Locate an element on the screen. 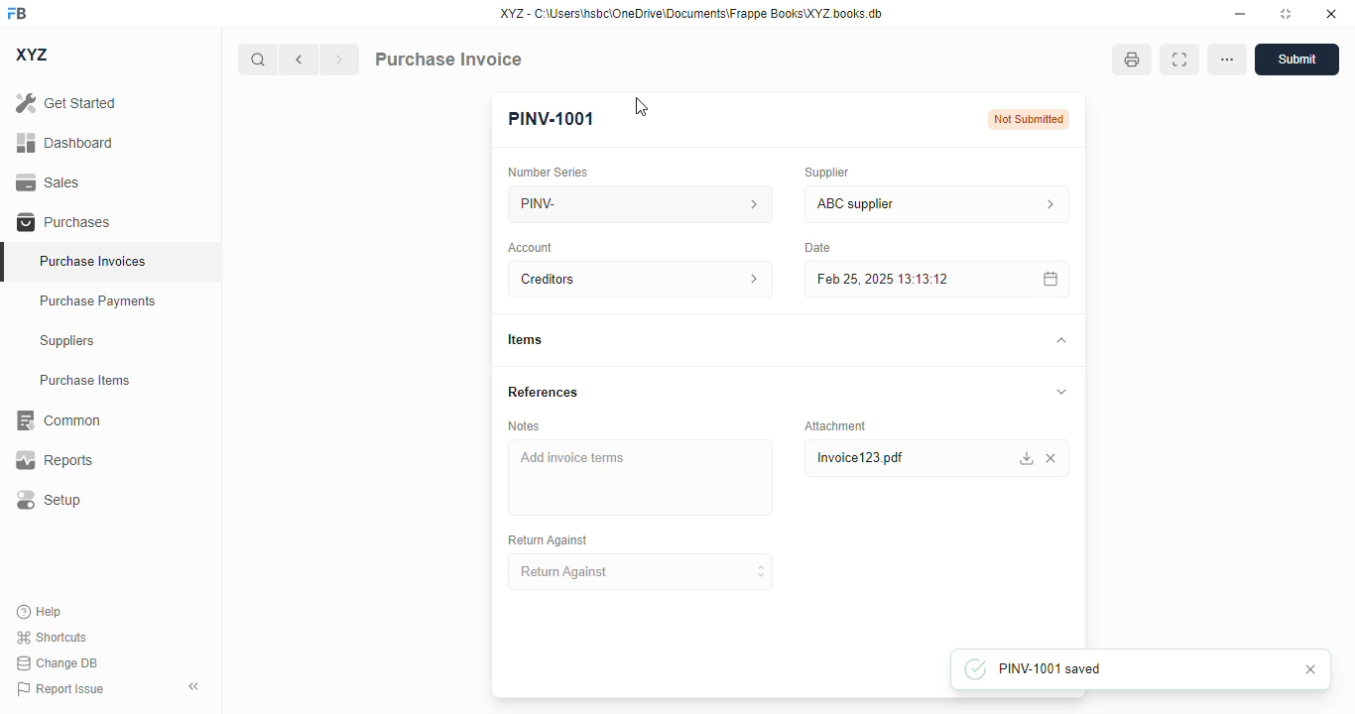 Image resolution: width=1355 pixels, height=714 pixels. PINV-1001 is located at coordinates (552, 119).